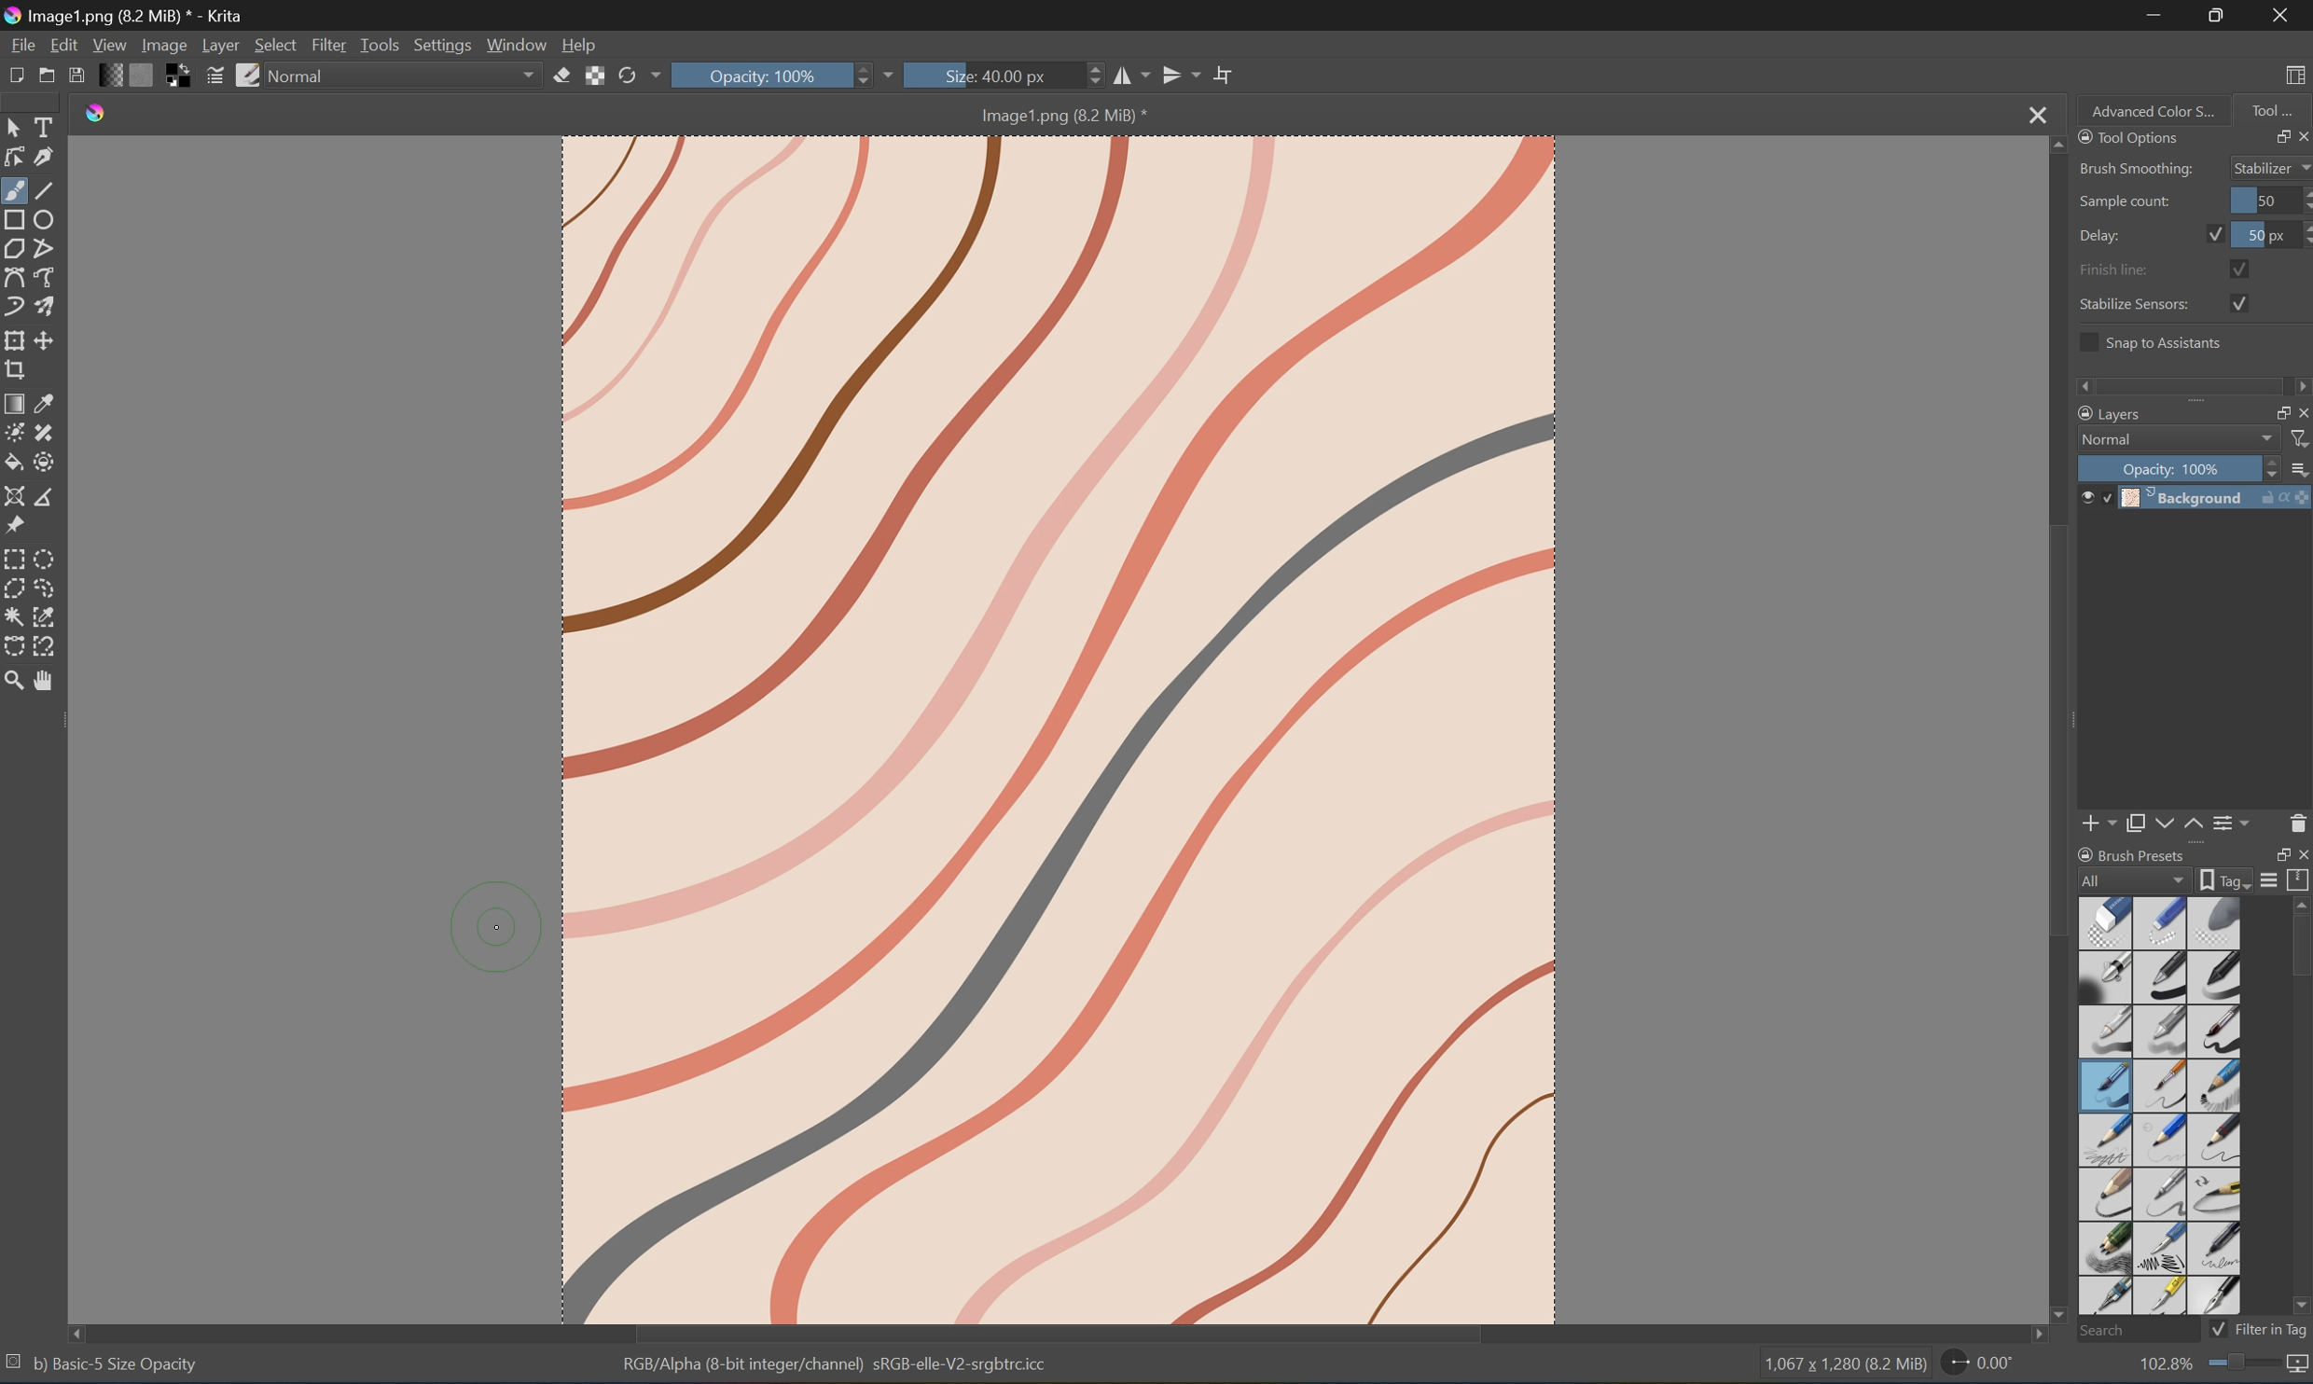 This screenshot has width=2313, height=1384. What do you see at coordinates (330, 44) in the screenshot?
I see `Filter` at bounding box center [330, 44].